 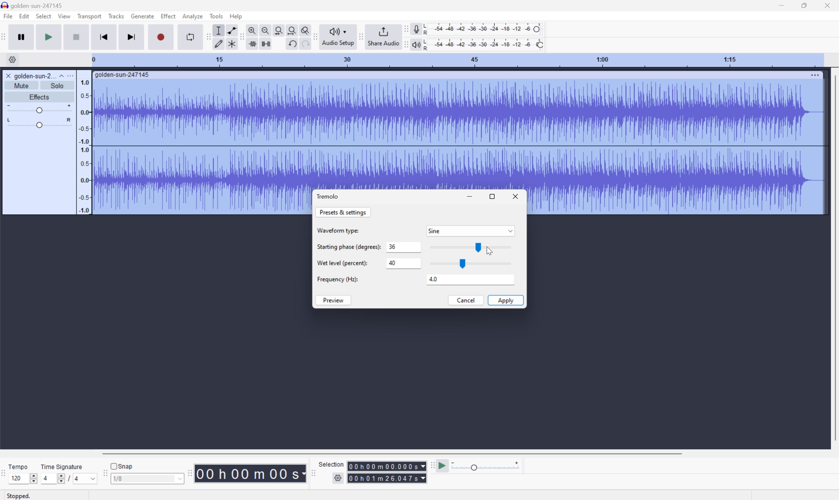 What do you see at coordinates (20, 478) in the screenshot?
I see `120` at bounding box center [20, 478].